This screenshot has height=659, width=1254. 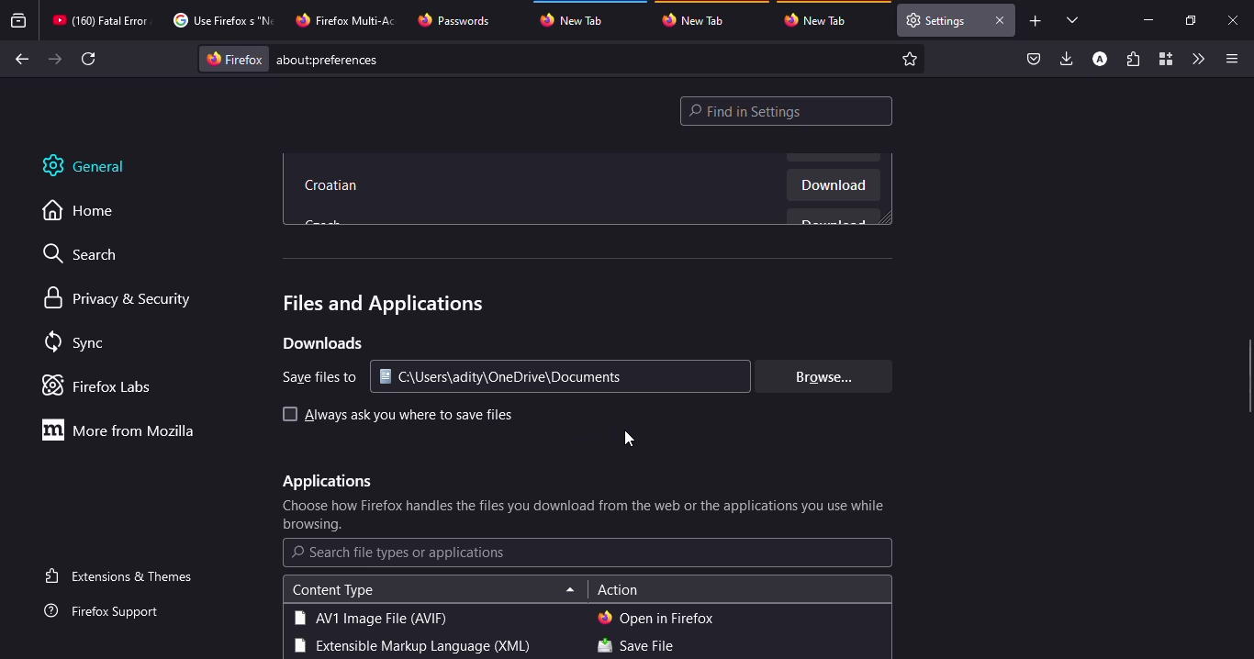 What do you see at coordinates (564, 59) in the screenshot?
I see `about:preferences` at bounding box center [564, 59].